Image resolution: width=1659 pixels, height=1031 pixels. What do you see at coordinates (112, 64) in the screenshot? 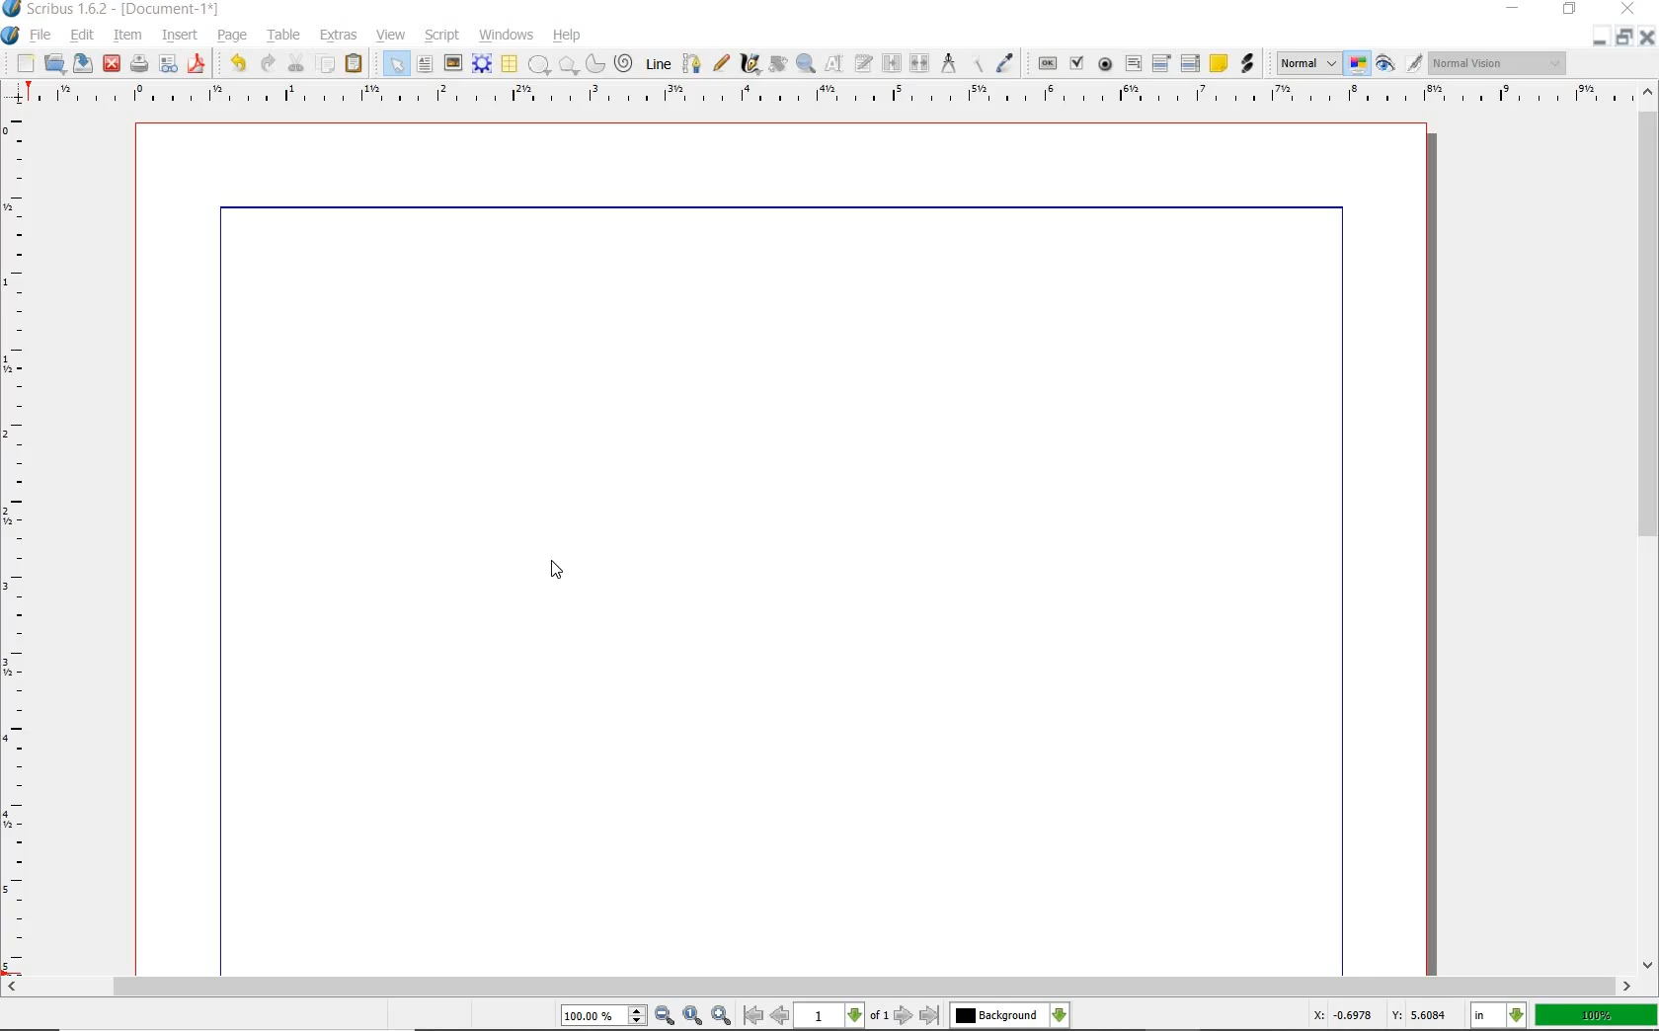
I see `CLOSE` at bounding box center [112, 64].